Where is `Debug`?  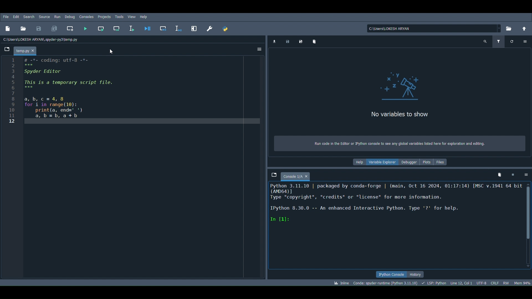
Debug is located at coordinates (70, 17).